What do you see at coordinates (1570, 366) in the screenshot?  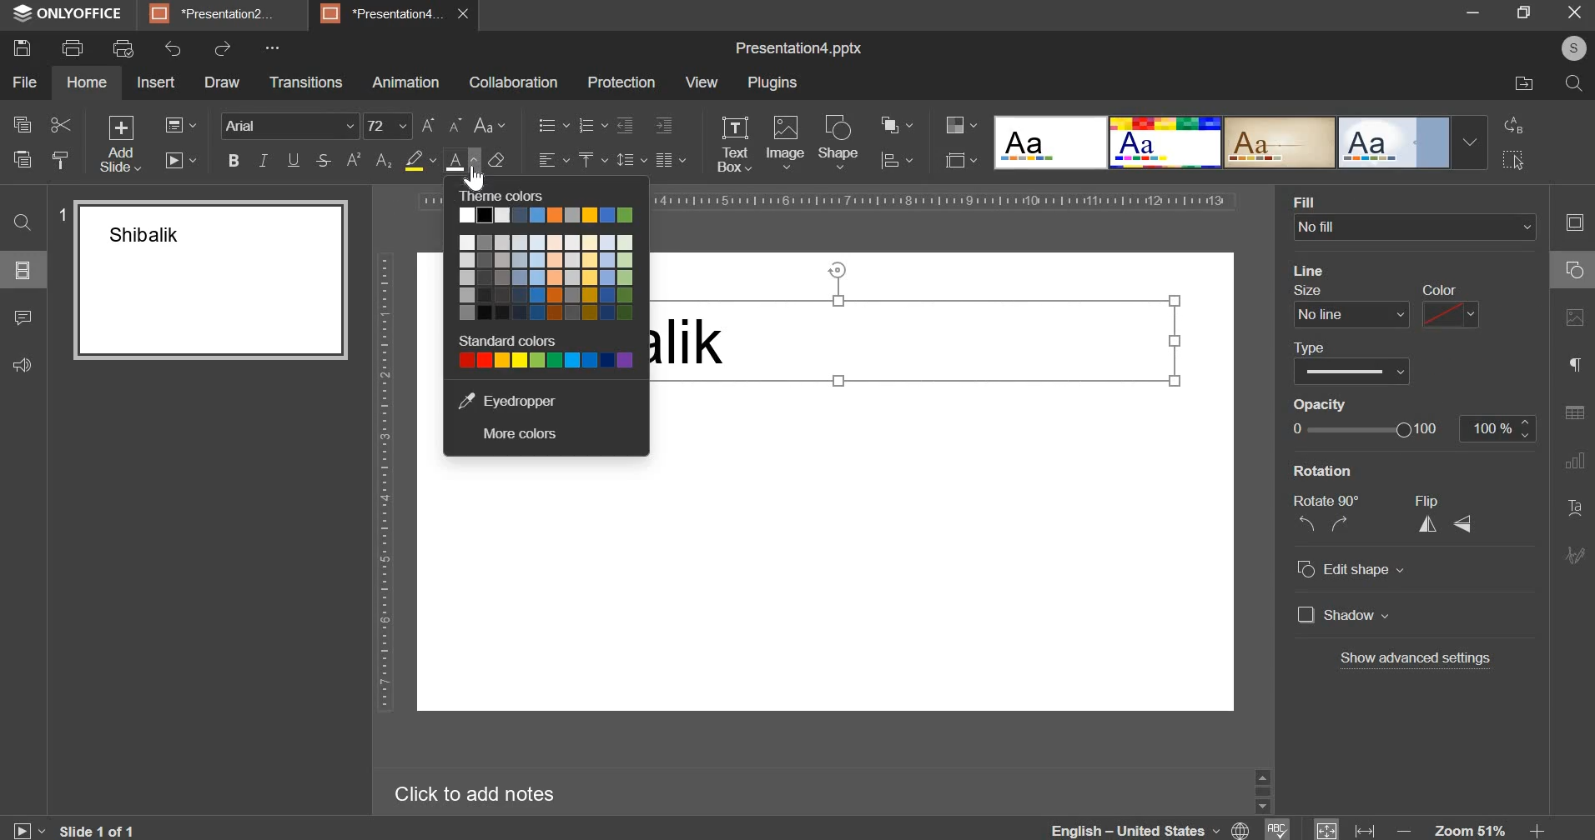 I see `paragraph` at bounding box center [1570, 366].